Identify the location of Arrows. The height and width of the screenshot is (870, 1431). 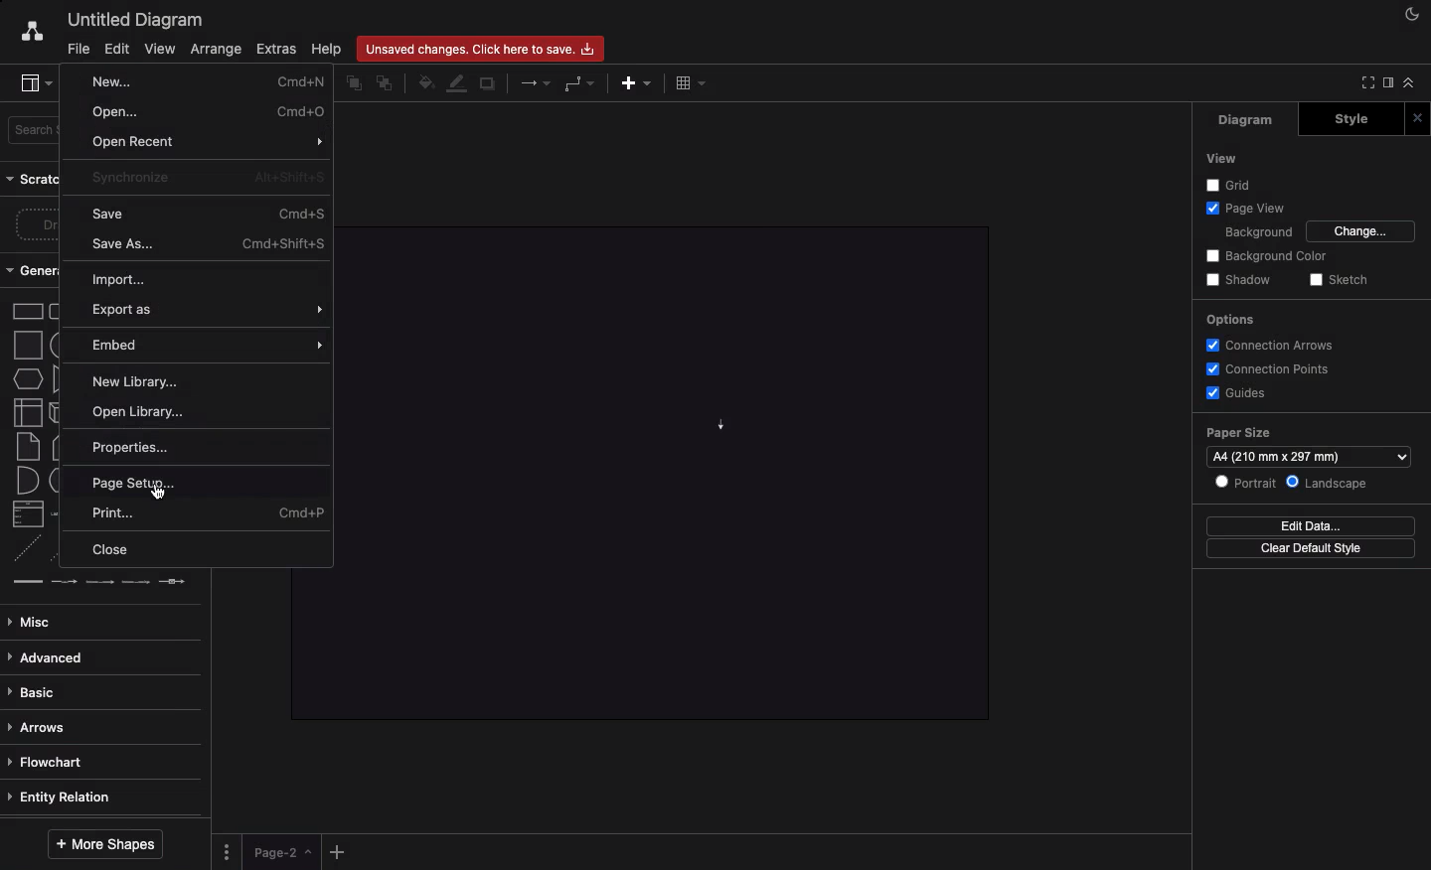
(44, 727).